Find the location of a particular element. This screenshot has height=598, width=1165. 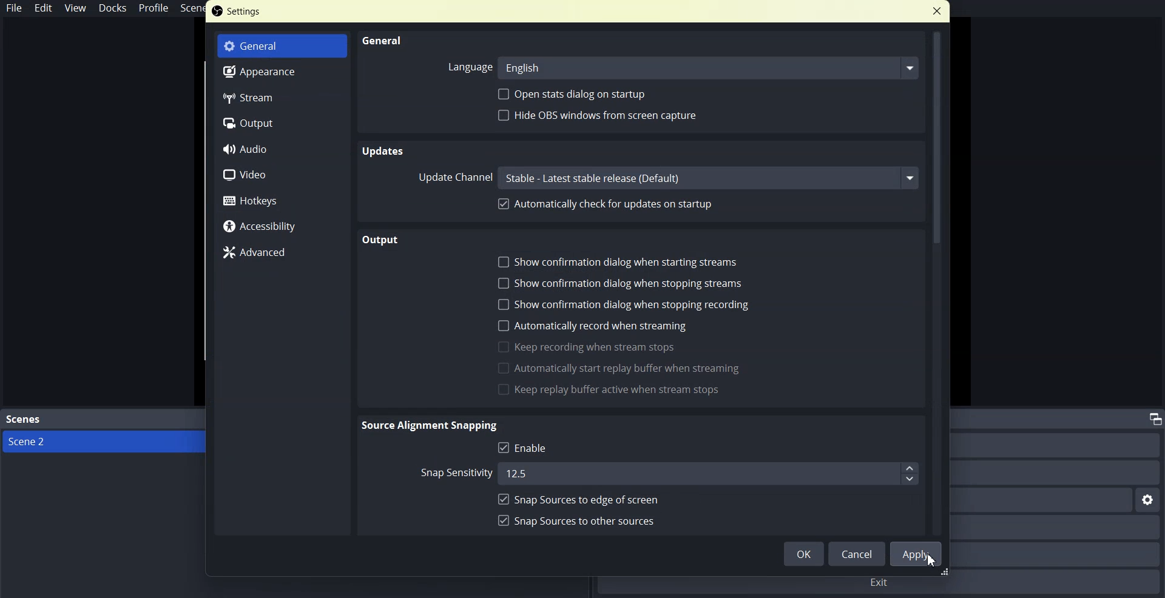

Show confirmation dialogue when stopping streams is located at coordinates (620, 283).